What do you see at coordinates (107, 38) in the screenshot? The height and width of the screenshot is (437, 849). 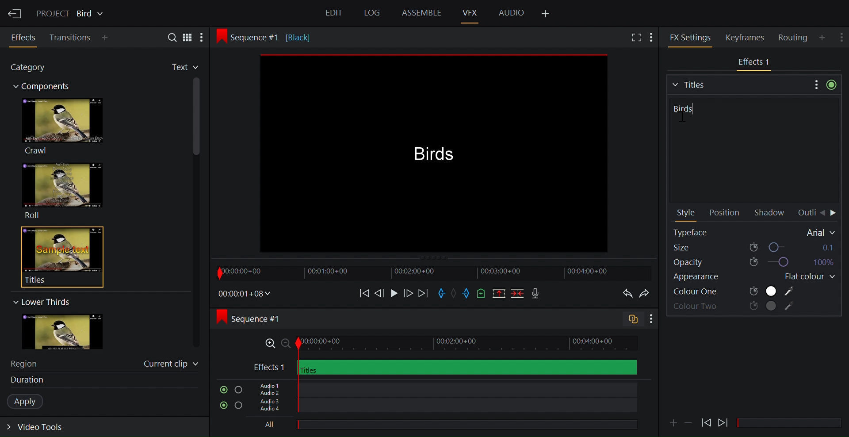 I see `Add Panel` at bounding box center [107, 38].